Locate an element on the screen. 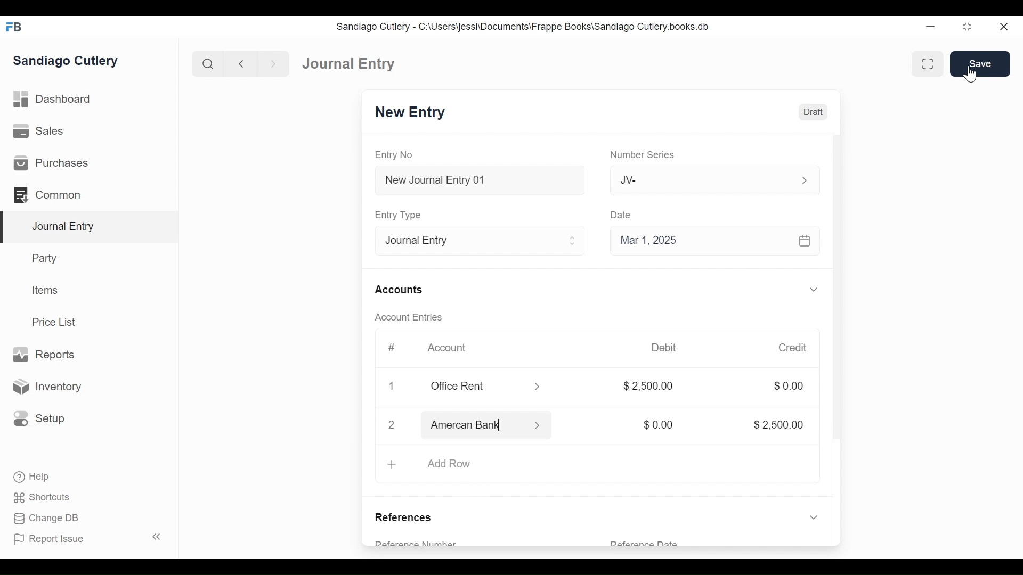 This screenshot has height=575, width=1023. Jv- is located at coordinates (708, 180).